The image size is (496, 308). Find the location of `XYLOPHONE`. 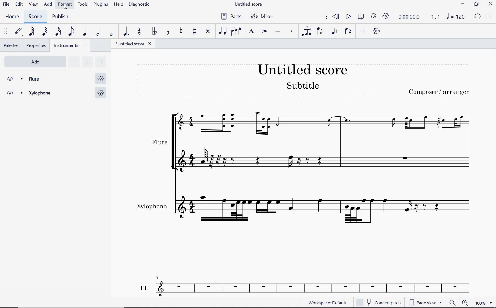

XYLOPHONE is located at coordinates (55, 94).